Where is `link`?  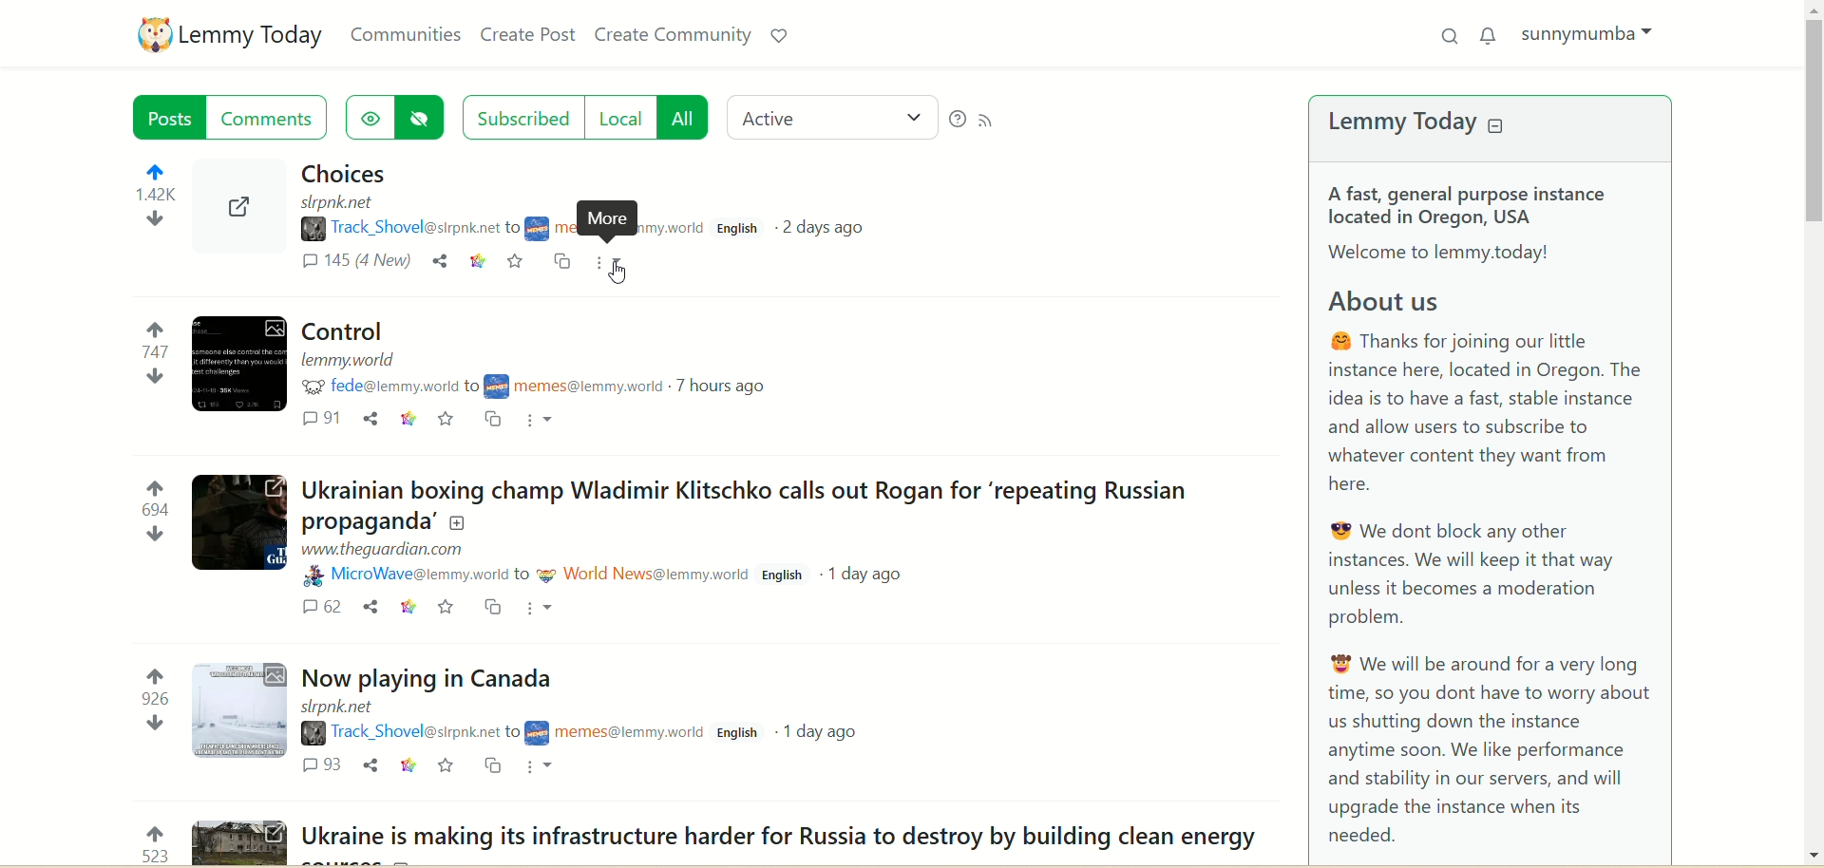 link is located at coordinates (408, 421).